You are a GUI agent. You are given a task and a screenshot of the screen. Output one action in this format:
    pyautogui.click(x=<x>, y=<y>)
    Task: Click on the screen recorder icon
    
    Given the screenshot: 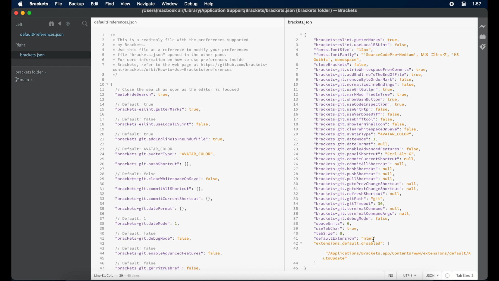 What is the action you would take?
    pyautogui.click(x=452, y=4)
    